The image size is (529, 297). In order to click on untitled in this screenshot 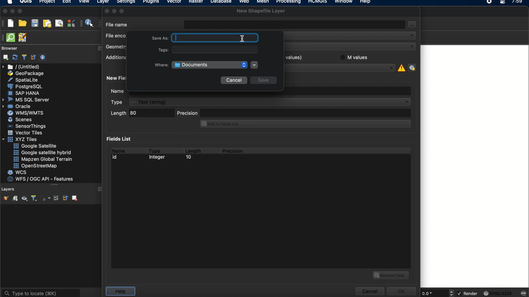, I will do `click(21, 67)`.